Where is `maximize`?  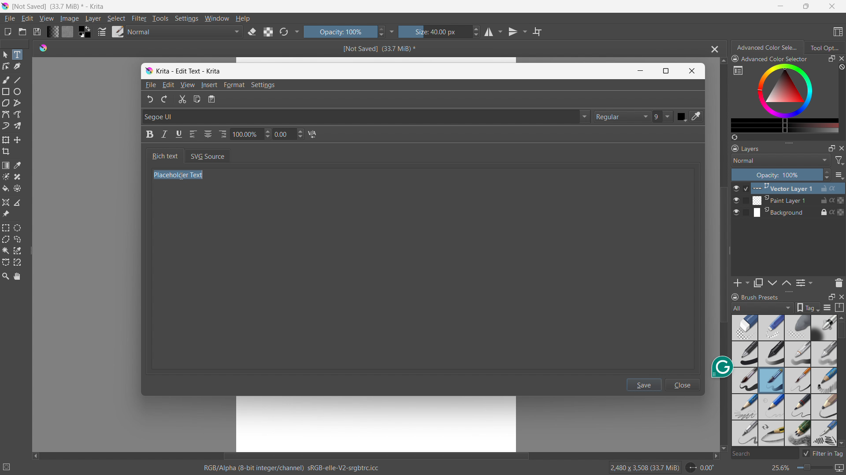 maximize is located at coordinates (831, 59).